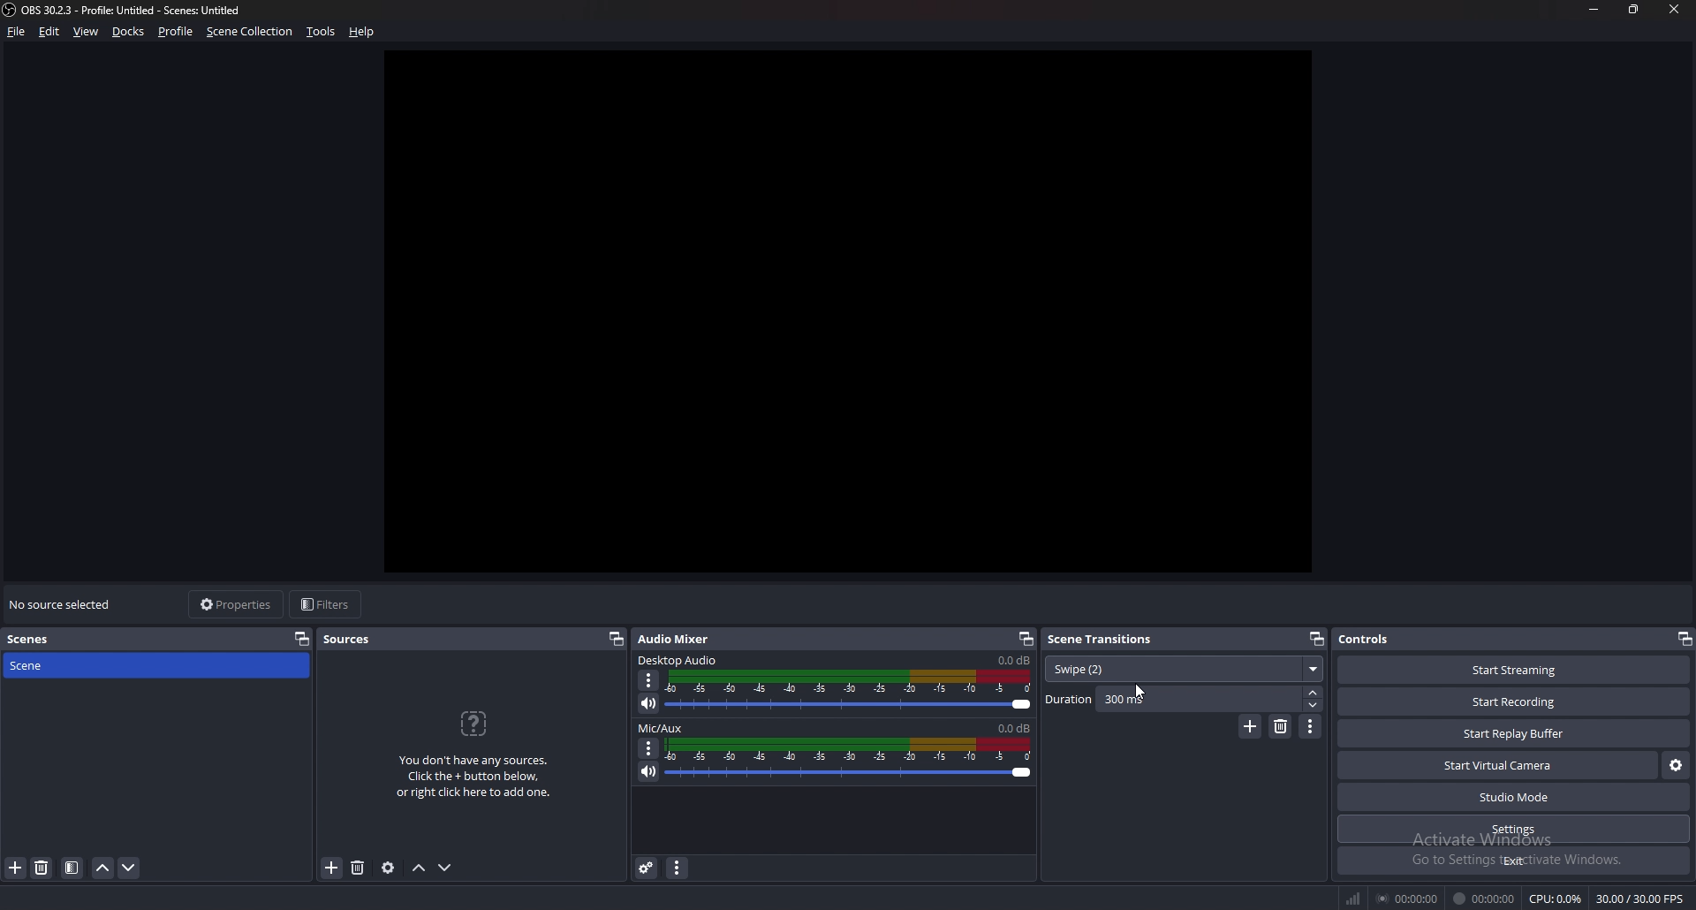 This screenshot has height=910, width=1696. I want to click on studio mode, so click(1514, 798).